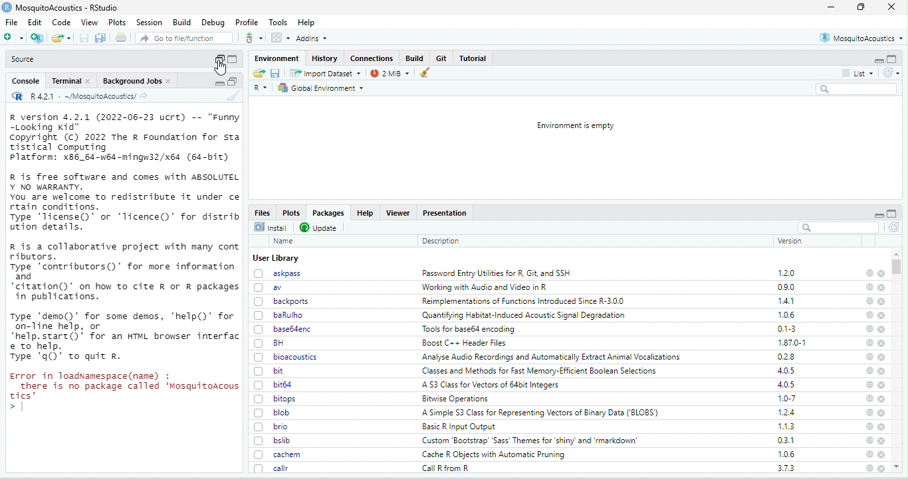 This screenshot has height=479, width=908. Describe the element at coordinates (881, 344) in the screenshot. I see `close` at that location.